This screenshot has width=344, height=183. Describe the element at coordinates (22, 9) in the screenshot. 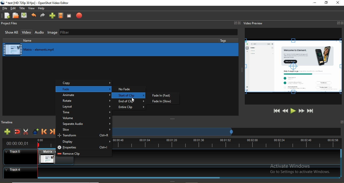

I see `Title` at that location.